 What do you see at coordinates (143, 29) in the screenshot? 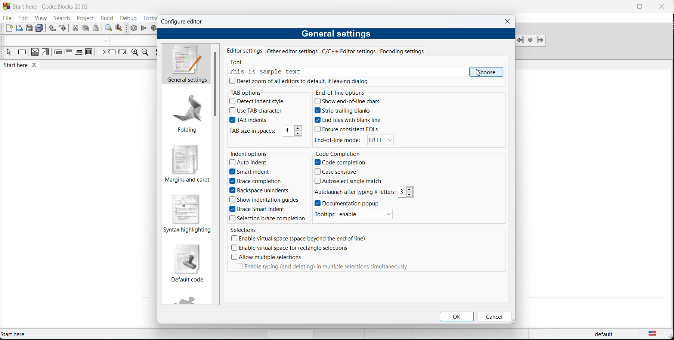
I see `run` at bounding box center [143, 29].